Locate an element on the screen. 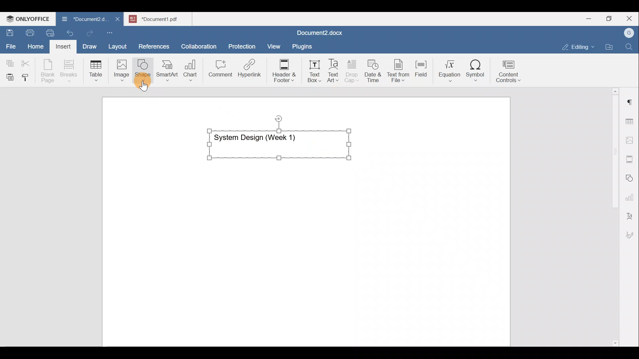 The image size is (639, 359). Paste is located at coordinates (8, 75).